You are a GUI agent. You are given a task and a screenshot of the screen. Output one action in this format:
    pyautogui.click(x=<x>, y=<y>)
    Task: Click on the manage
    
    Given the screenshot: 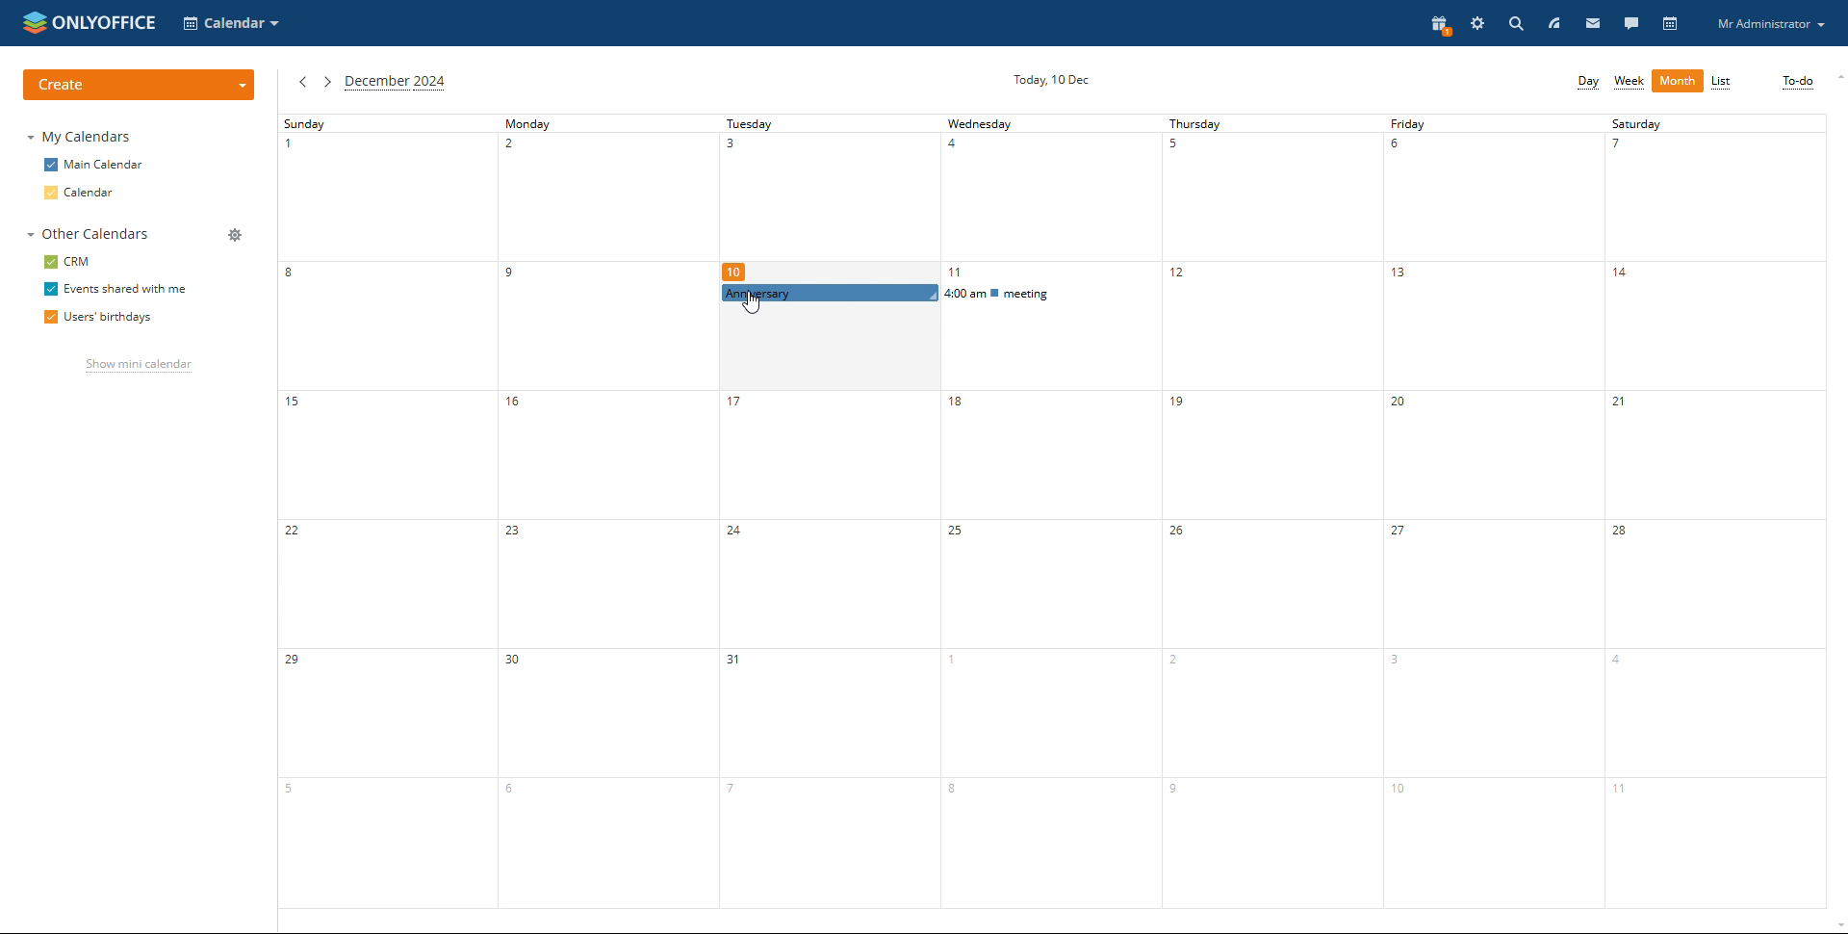 What is the action you would take?
    pyautogui.click(x=233, y=235)
    